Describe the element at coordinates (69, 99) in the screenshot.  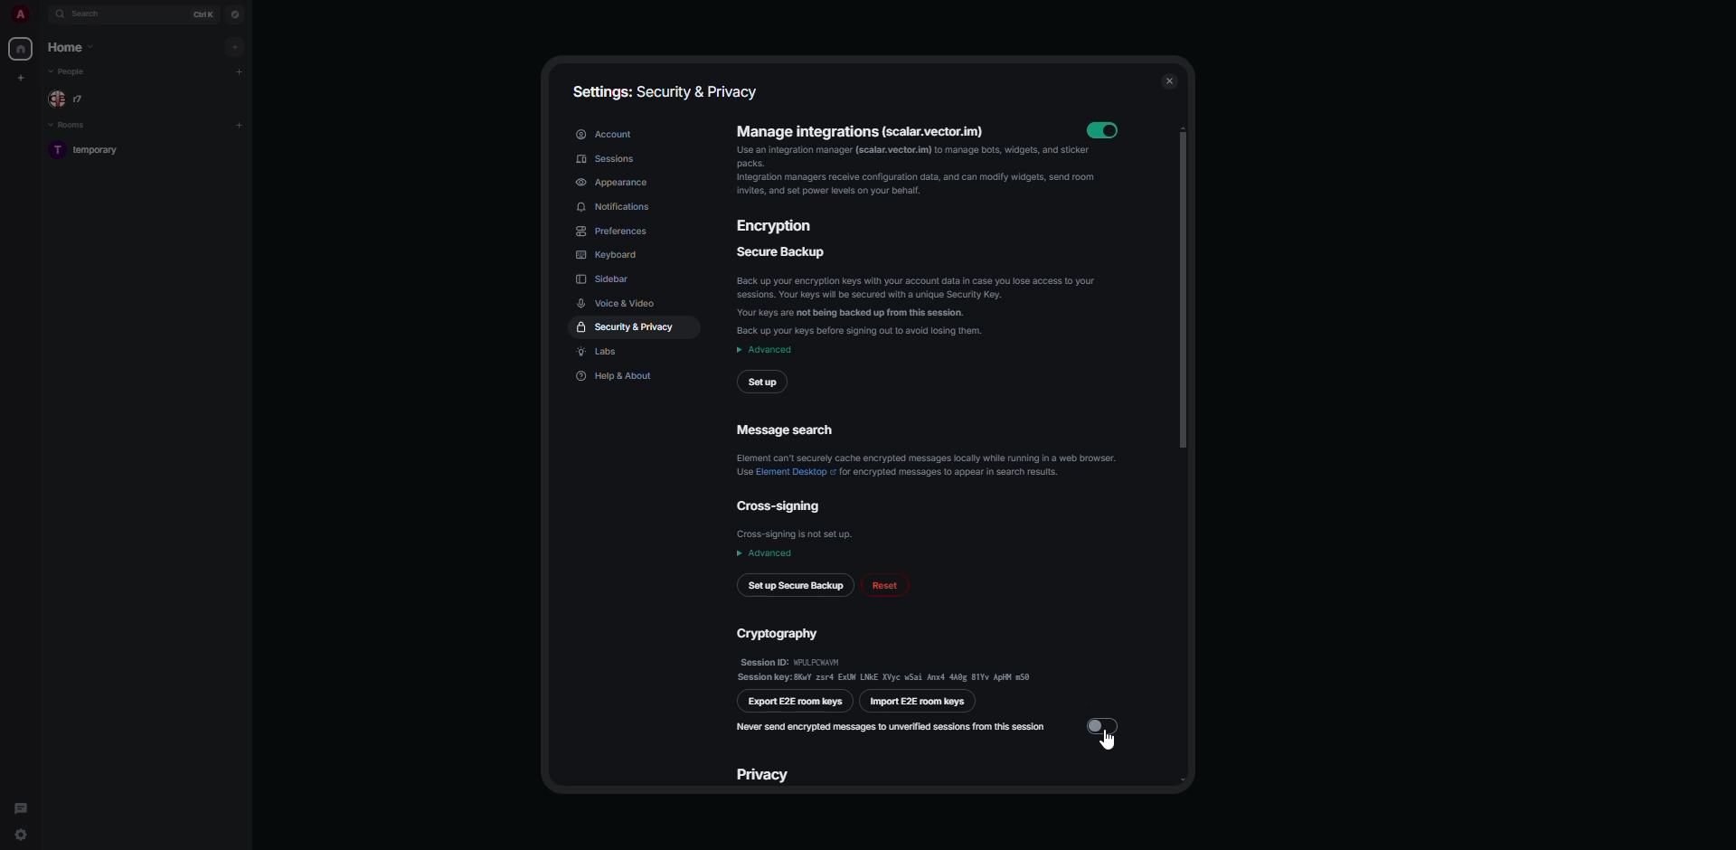
I see `people` at that location.